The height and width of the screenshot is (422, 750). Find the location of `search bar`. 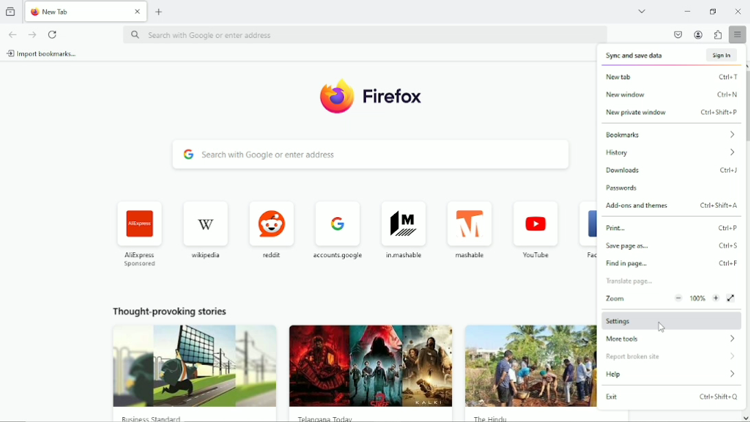

search bar is located at coordinates (367, 34).